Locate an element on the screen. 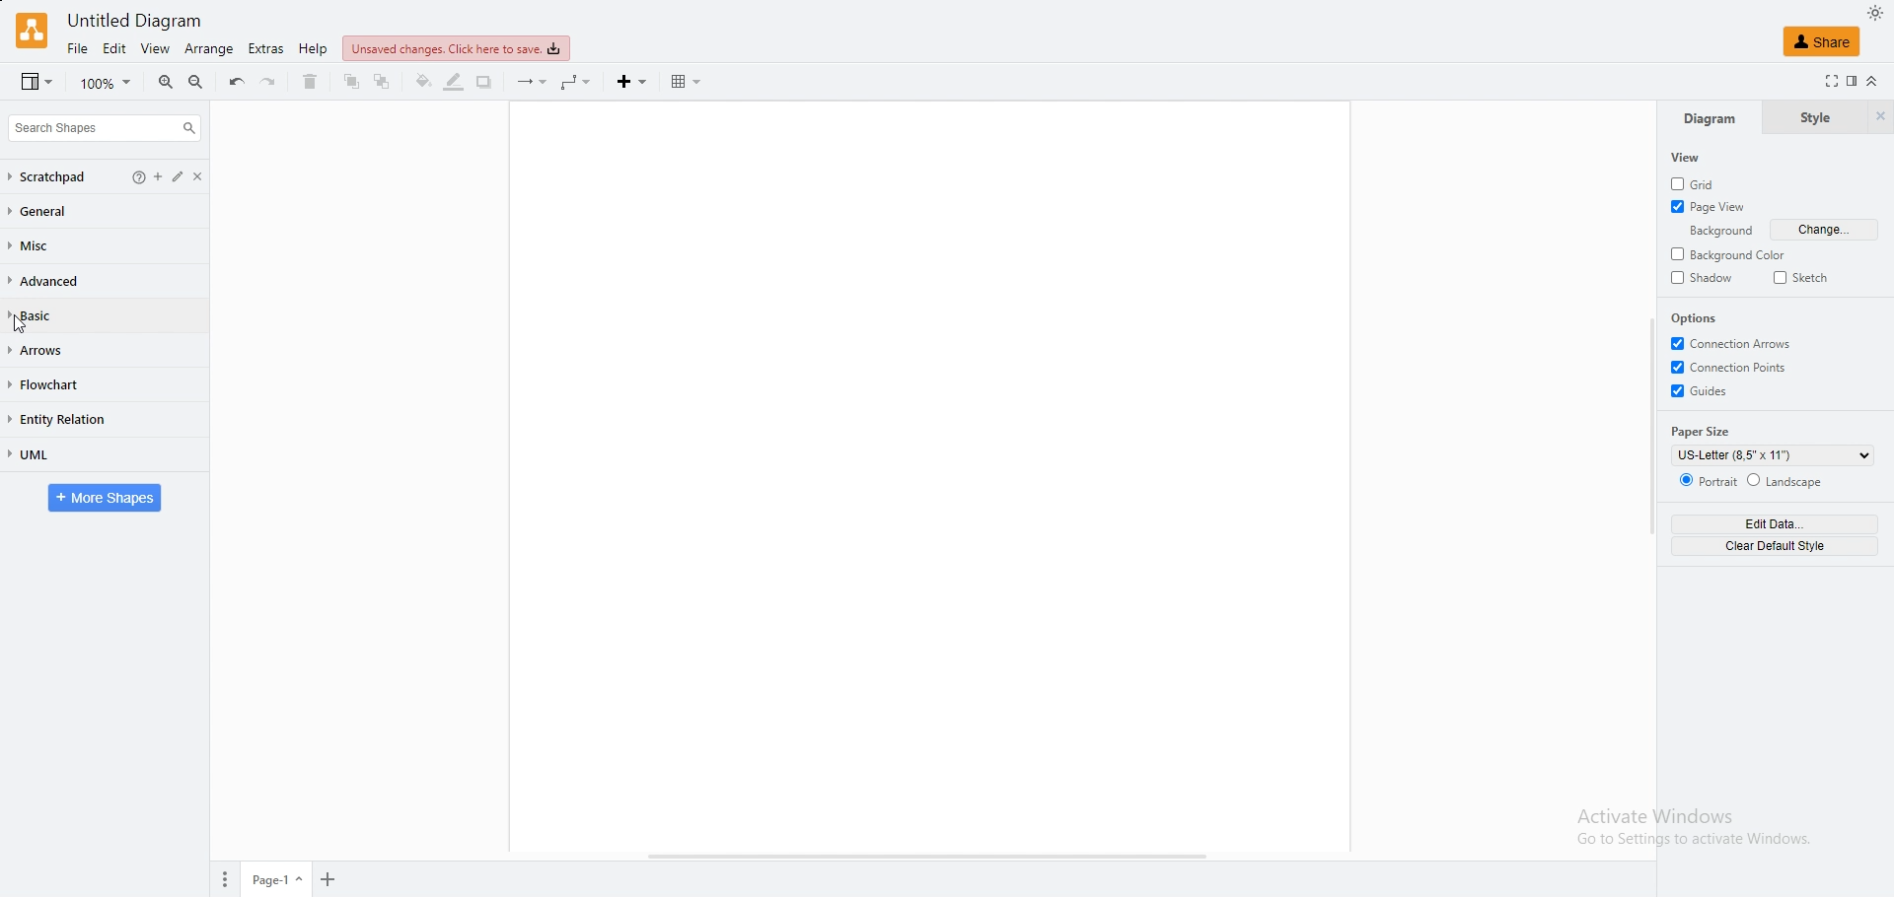 Image resolution: width=1894 pixels, height=897 pixels. insert is located at coordinates (634, 82).